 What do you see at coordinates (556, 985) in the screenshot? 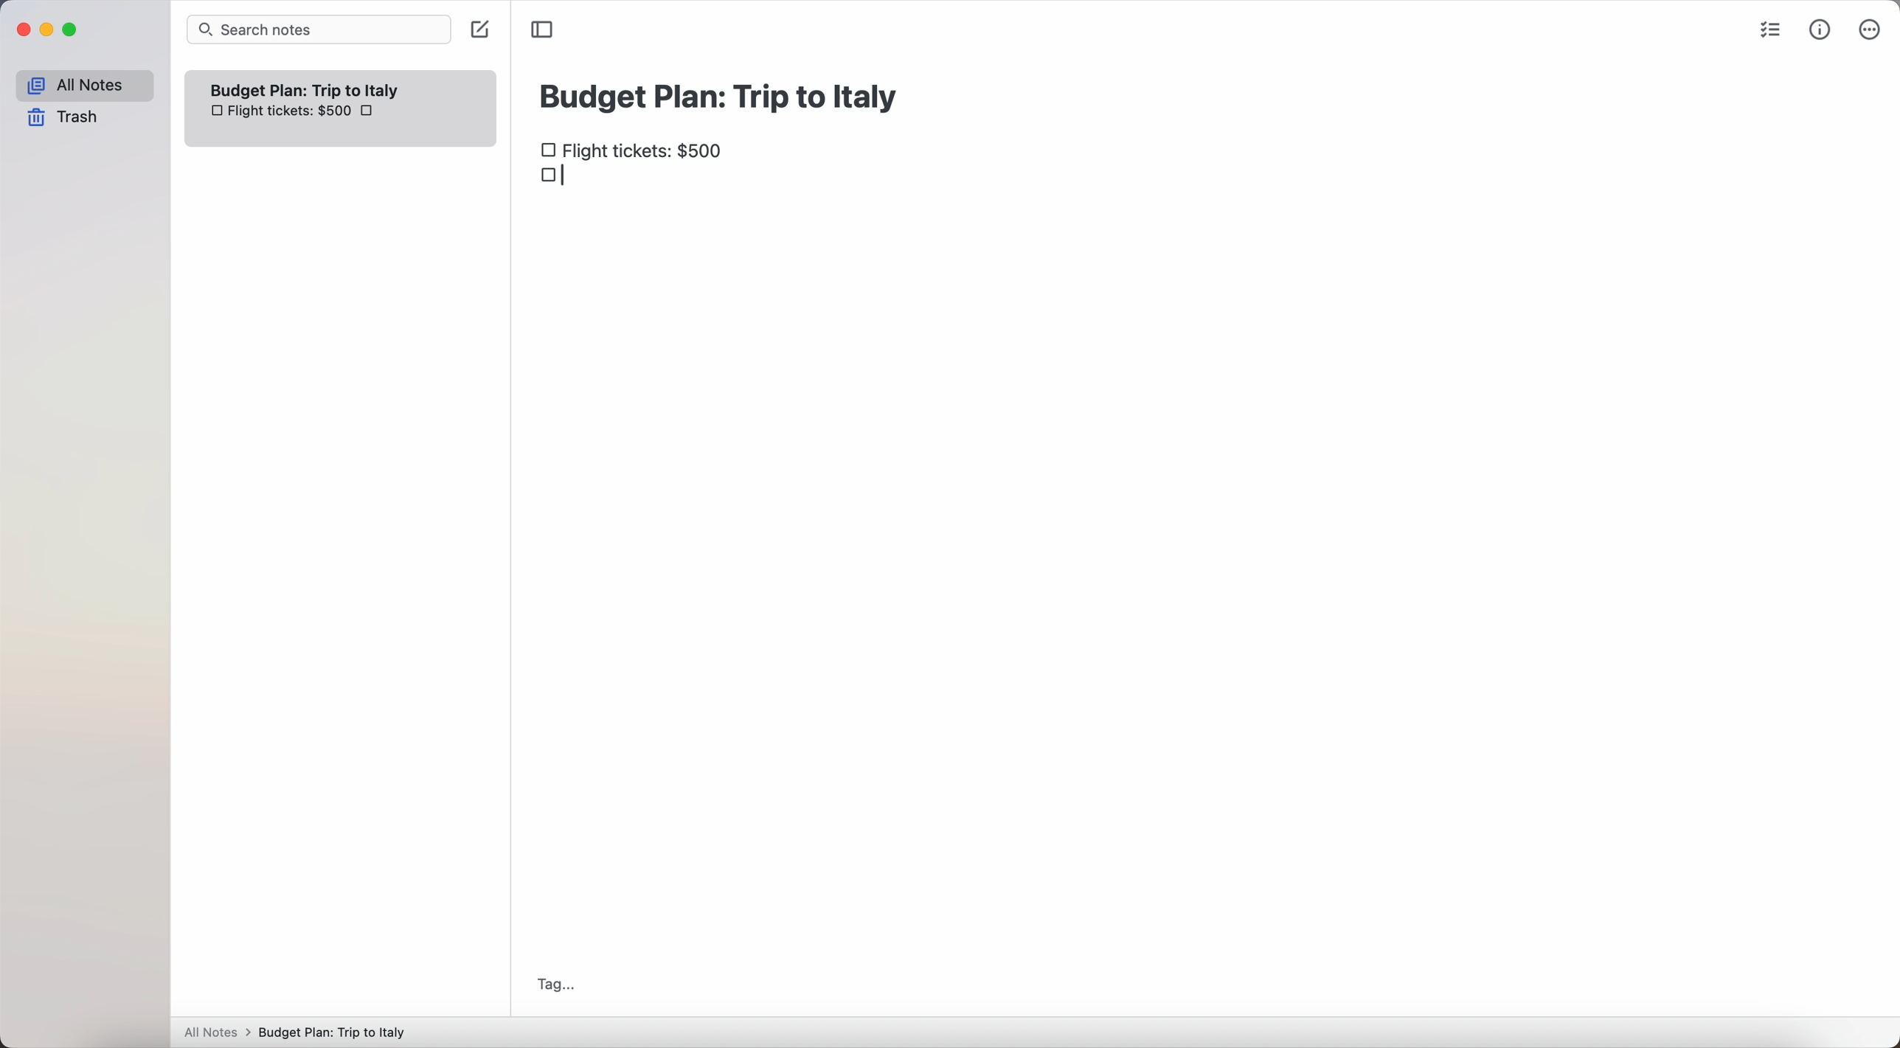
I see `tag` at bounding box center [556, 985].